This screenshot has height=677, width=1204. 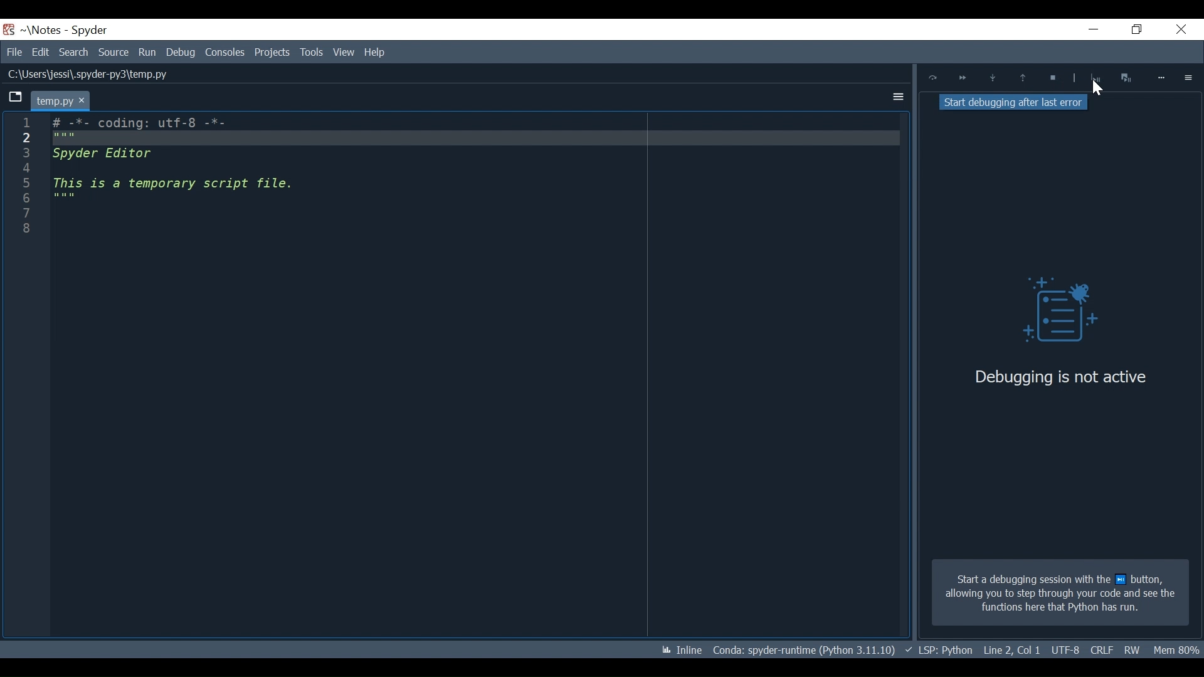 I want to click on Cursor Position, so click(x=1065, y=651).